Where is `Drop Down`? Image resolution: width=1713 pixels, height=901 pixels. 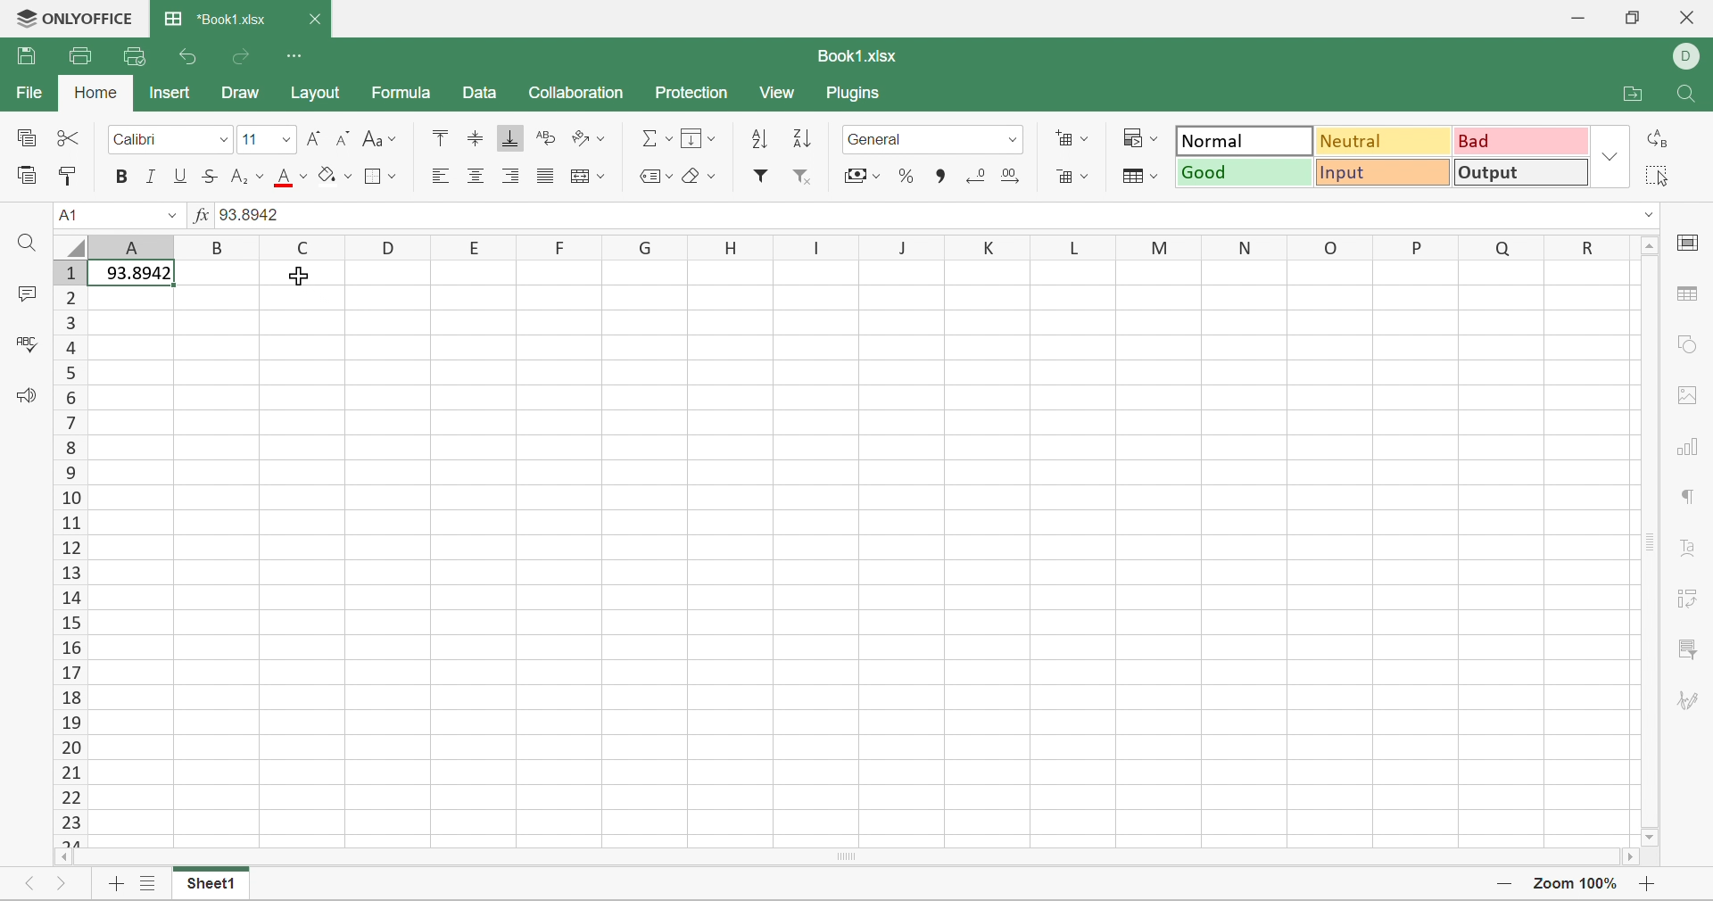
Drop Down is located at coordinates (1646, 216).